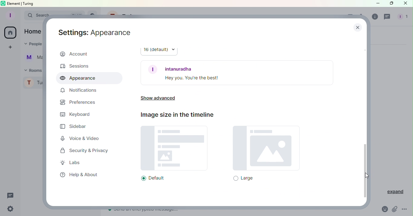 The height and width of the screenshot is (216, 413). Describe the element at coordinates (238, 72) in the screenshot. I see `Font example` at that location.